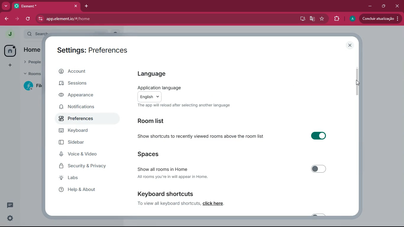 This screenshot has height=227, width=404. What do you see at coordinates (80, 190) in the screenshot?
I see `help & about` at bounding box center [80, 190].